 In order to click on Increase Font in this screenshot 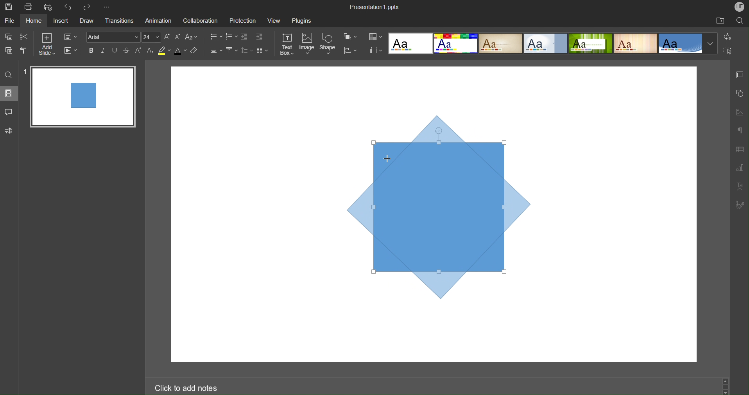, I will do `click(167, 37)`.